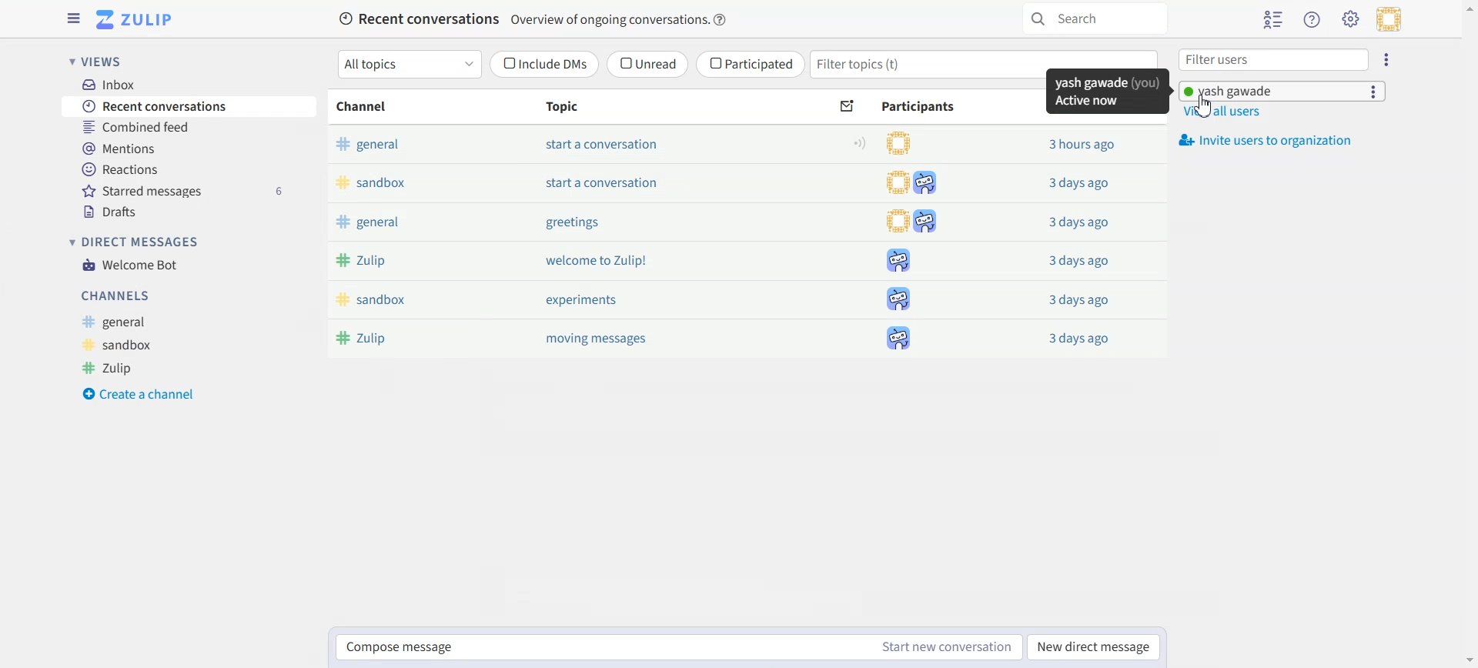 Image resolution: width=1478 pixels, height=668 pixels. I want to click on Channel, so click(367, 109).